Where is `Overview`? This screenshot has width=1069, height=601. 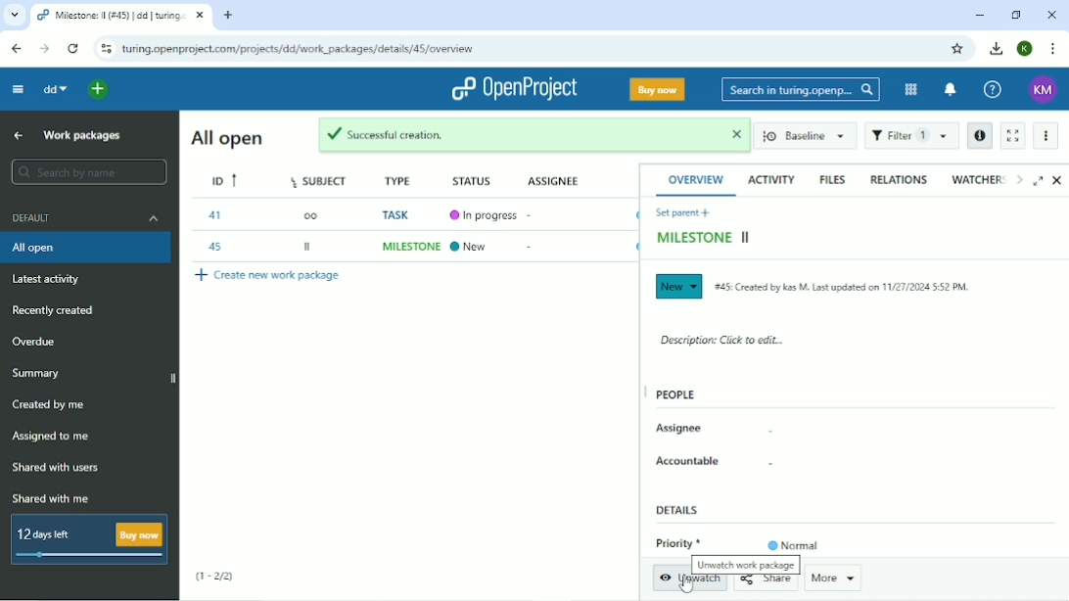
Overview is located at coordinates (698, 178).